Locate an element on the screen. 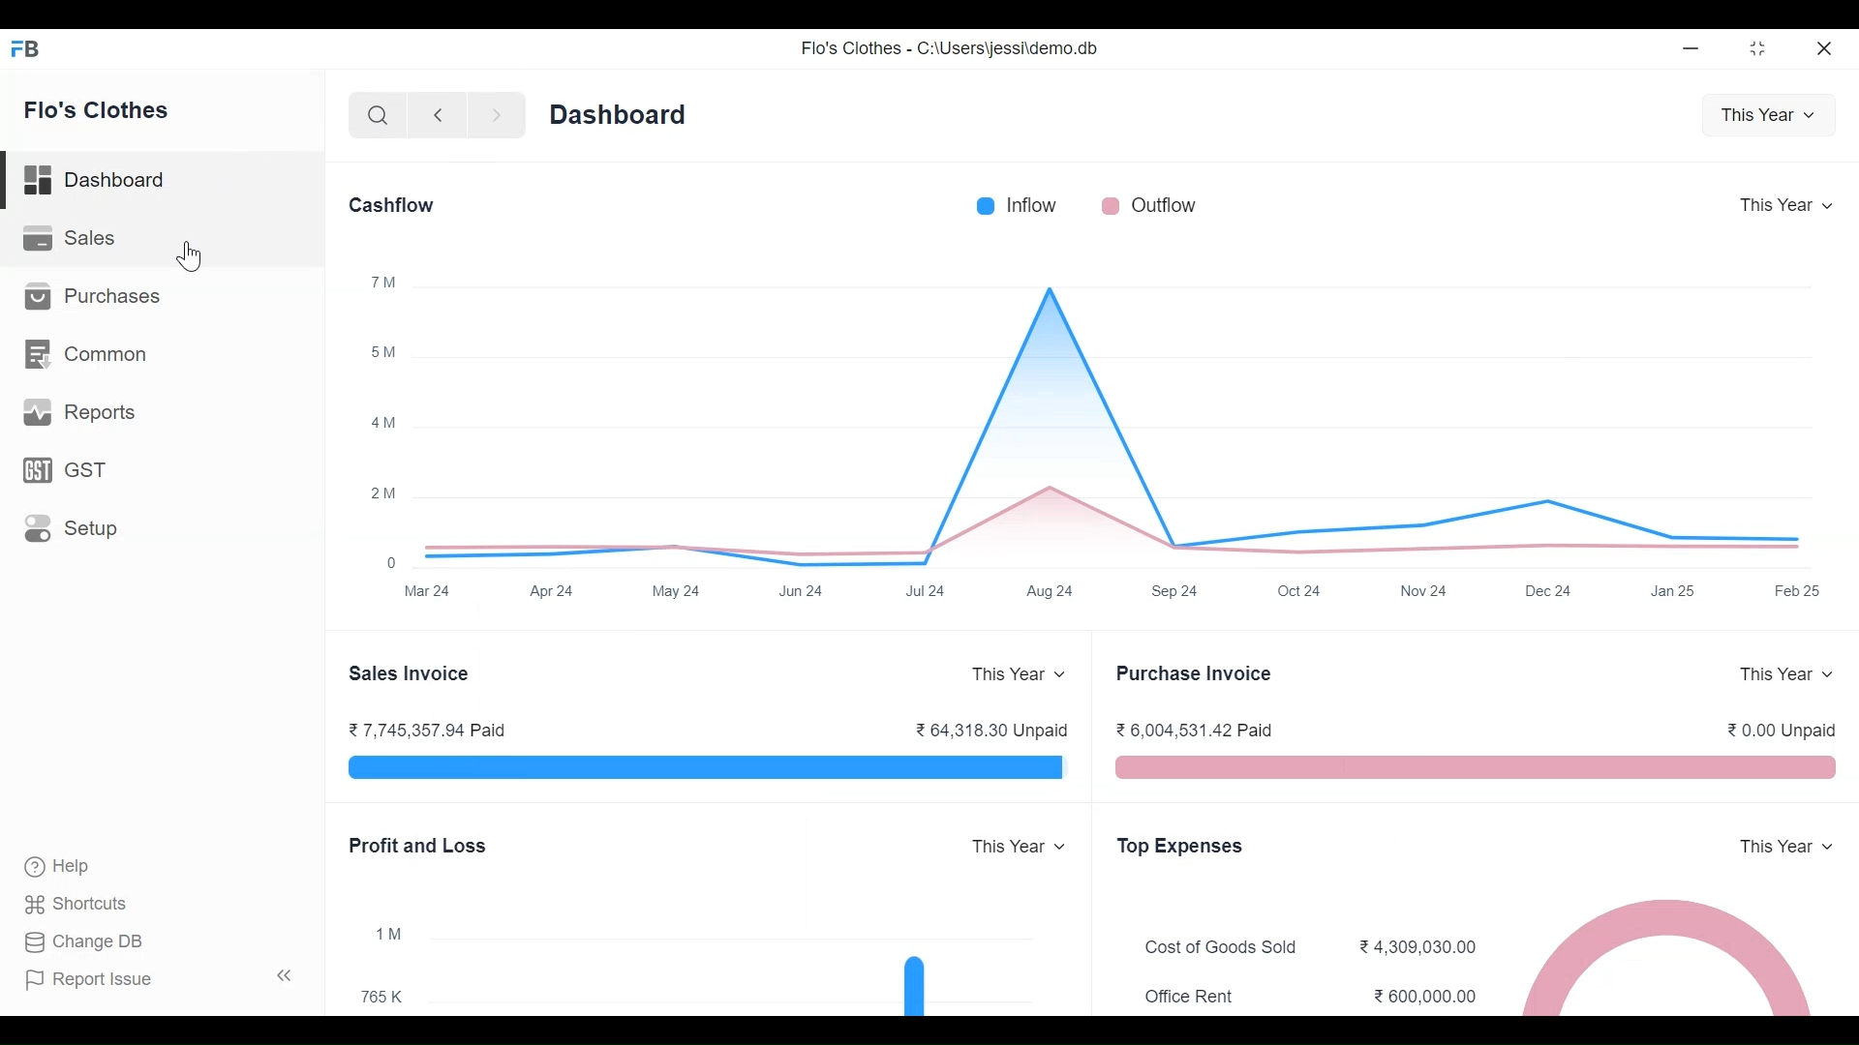 The image size is (1859, 1045). This Year is located at coordinates (1022, 848).